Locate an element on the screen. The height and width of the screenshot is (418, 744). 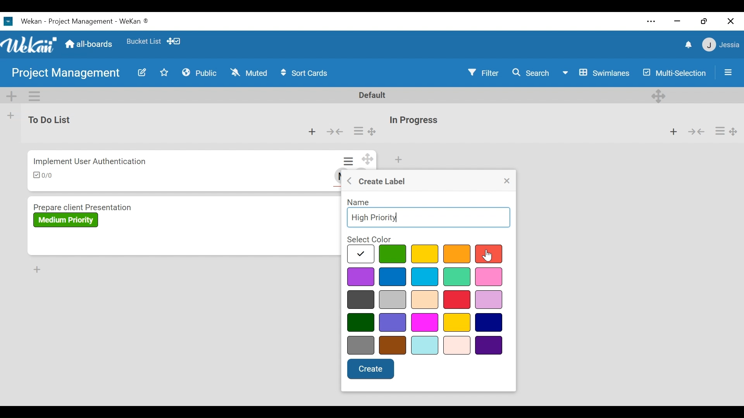
Edit is located at coordinates (141, 72).